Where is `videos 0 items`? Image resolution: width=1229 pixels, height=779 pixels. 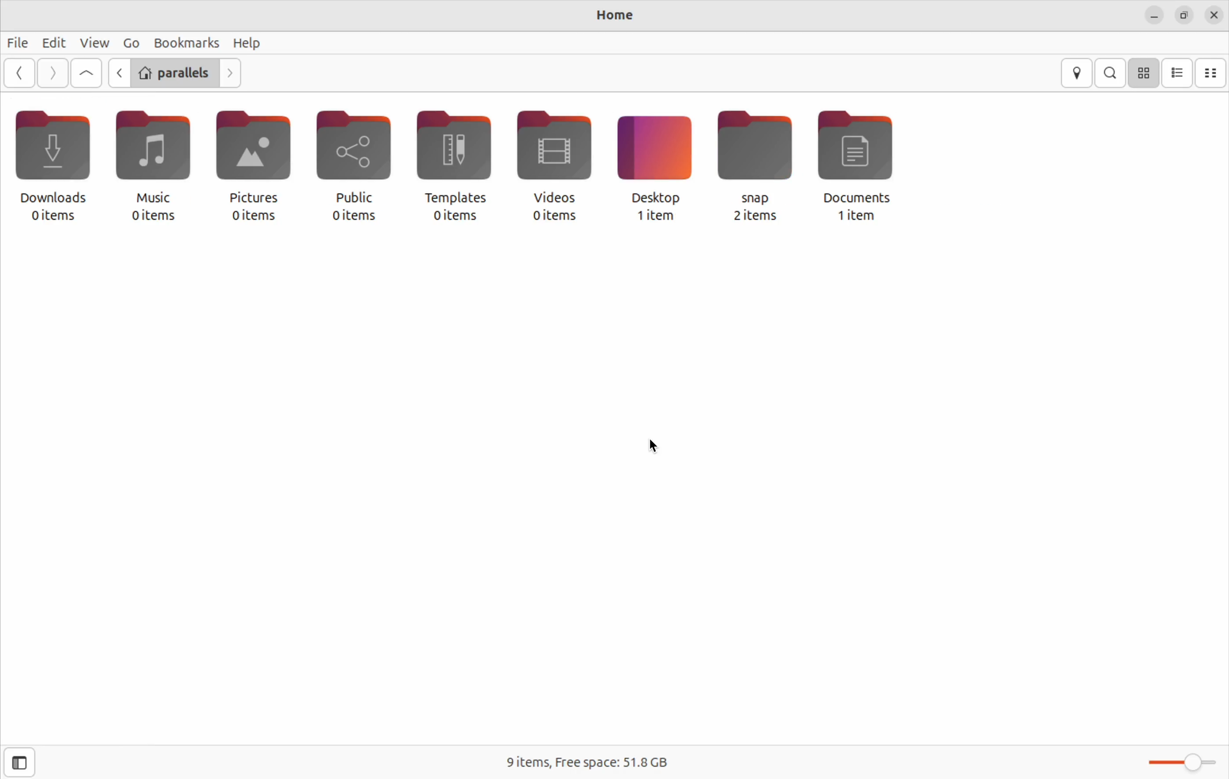 videos 0 items is located at coordinates (559, 166).